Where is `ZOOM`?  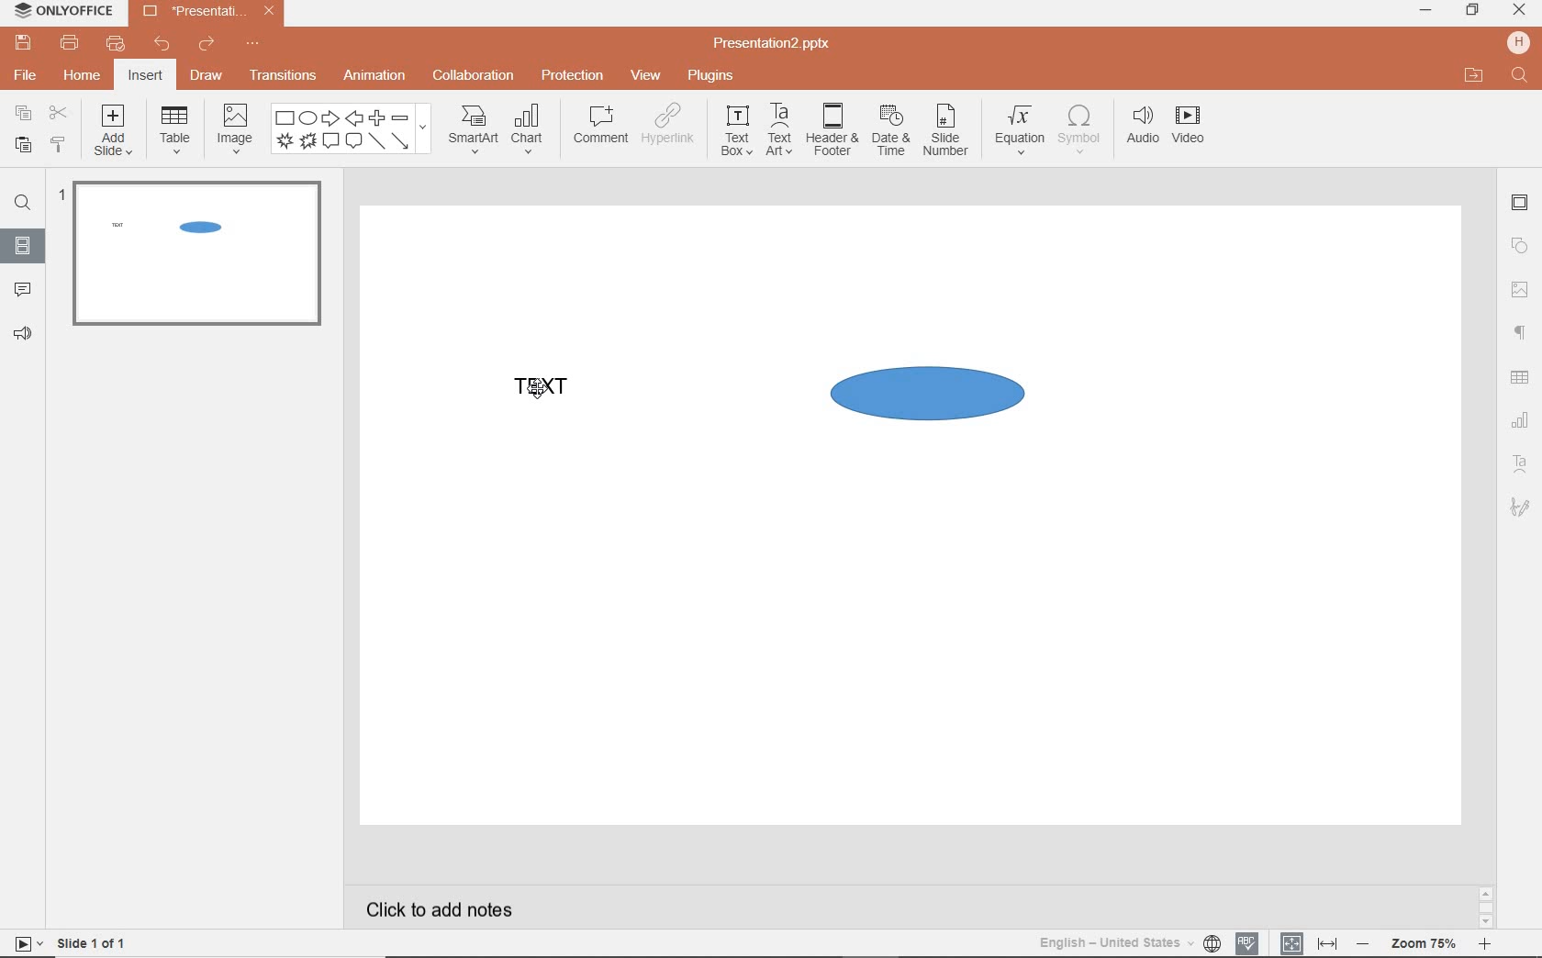 ZOOM is located at coordinates (1423, 946).